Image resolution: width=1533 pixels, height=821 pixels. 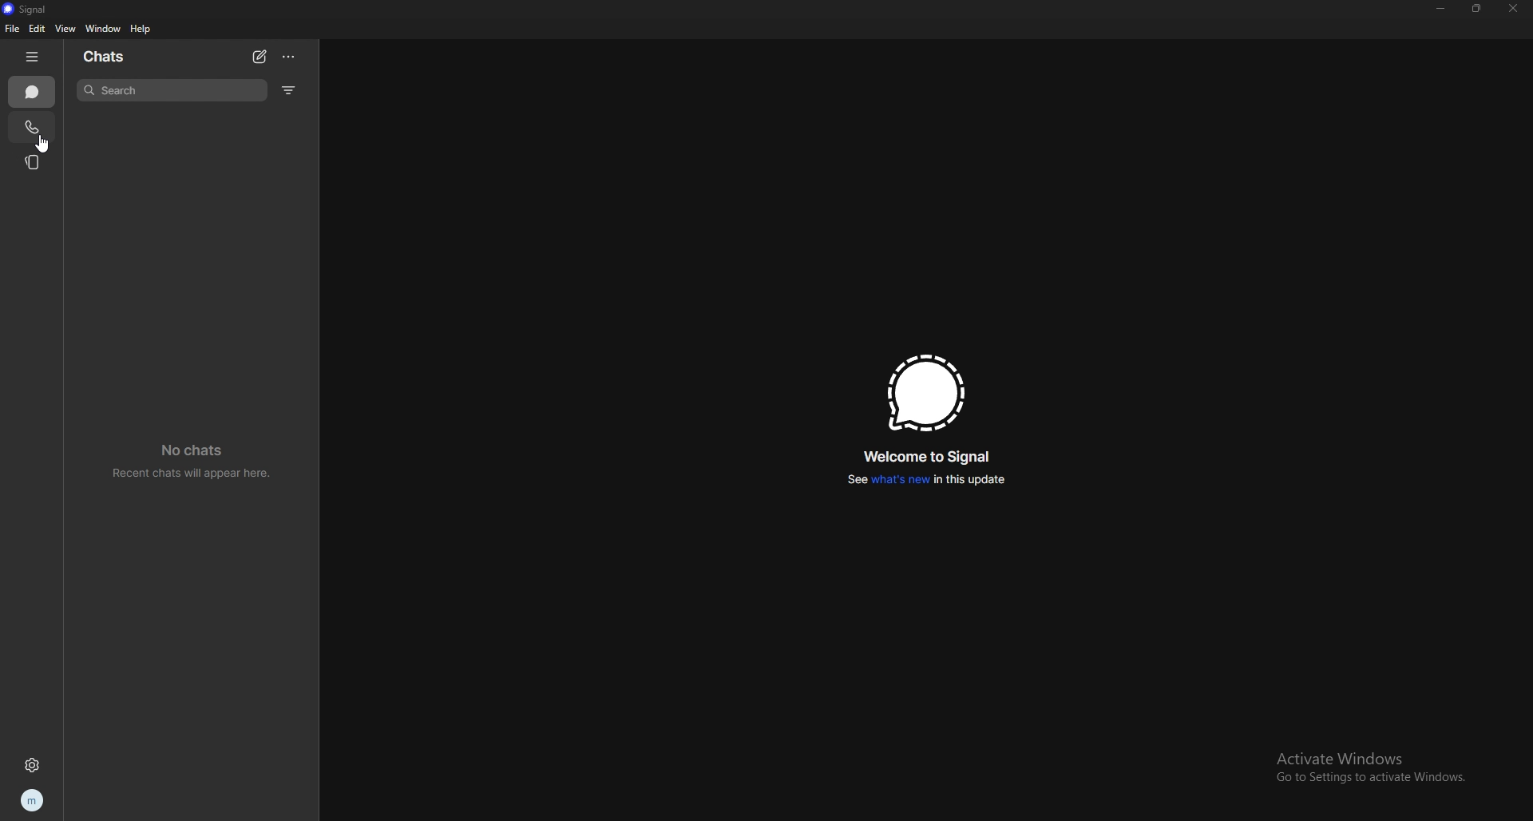 I want to click on options, so click(x=288, y=56).